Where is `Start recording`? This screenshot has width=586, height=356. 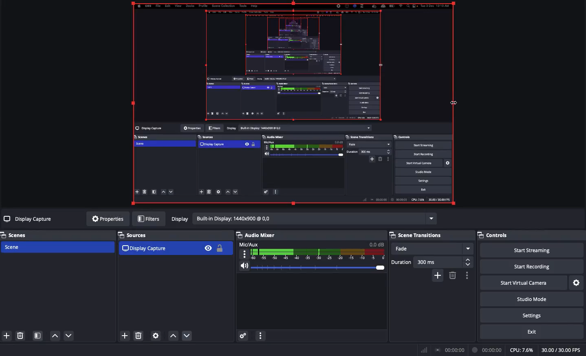
Start recording is located at coordinates (533, 266).